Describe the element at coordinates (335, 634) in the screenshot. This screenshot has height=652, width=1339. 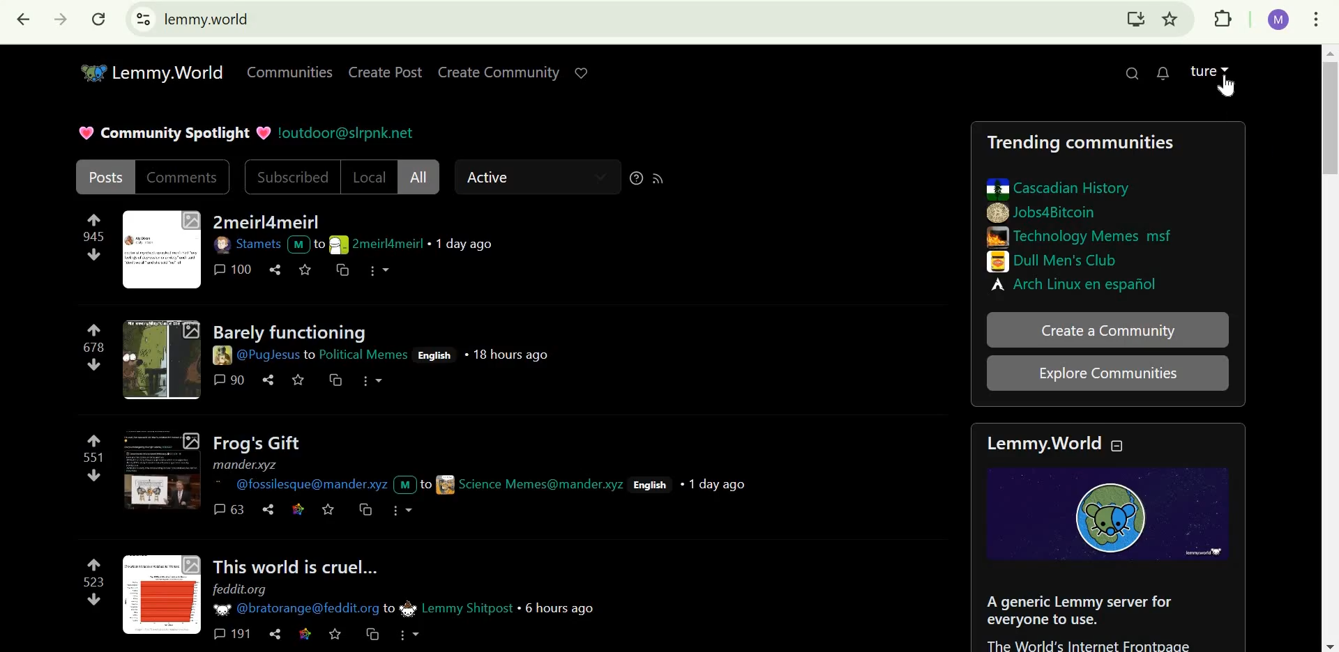
I see `save` at that location.